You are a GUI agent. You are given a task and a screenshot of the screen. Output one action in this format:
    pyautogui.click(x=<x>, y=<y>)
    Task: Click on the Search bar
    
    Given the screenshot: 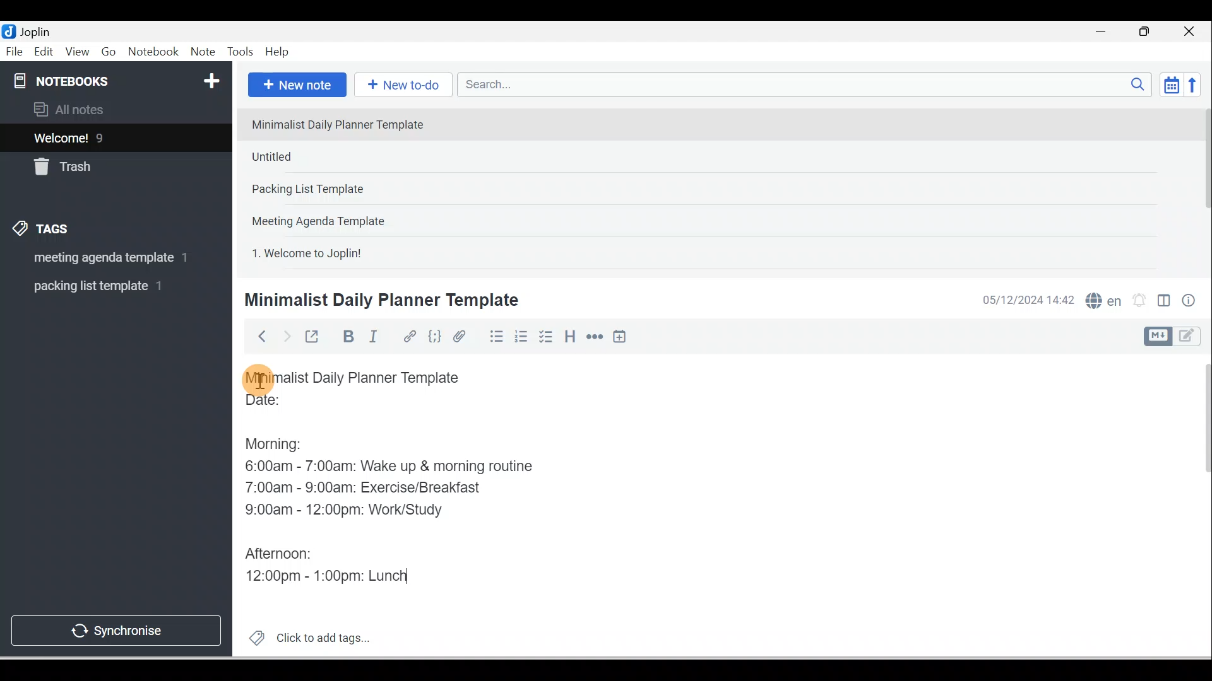 What is the action you would take?
    pyautogui.click(x=809, y=84)
    